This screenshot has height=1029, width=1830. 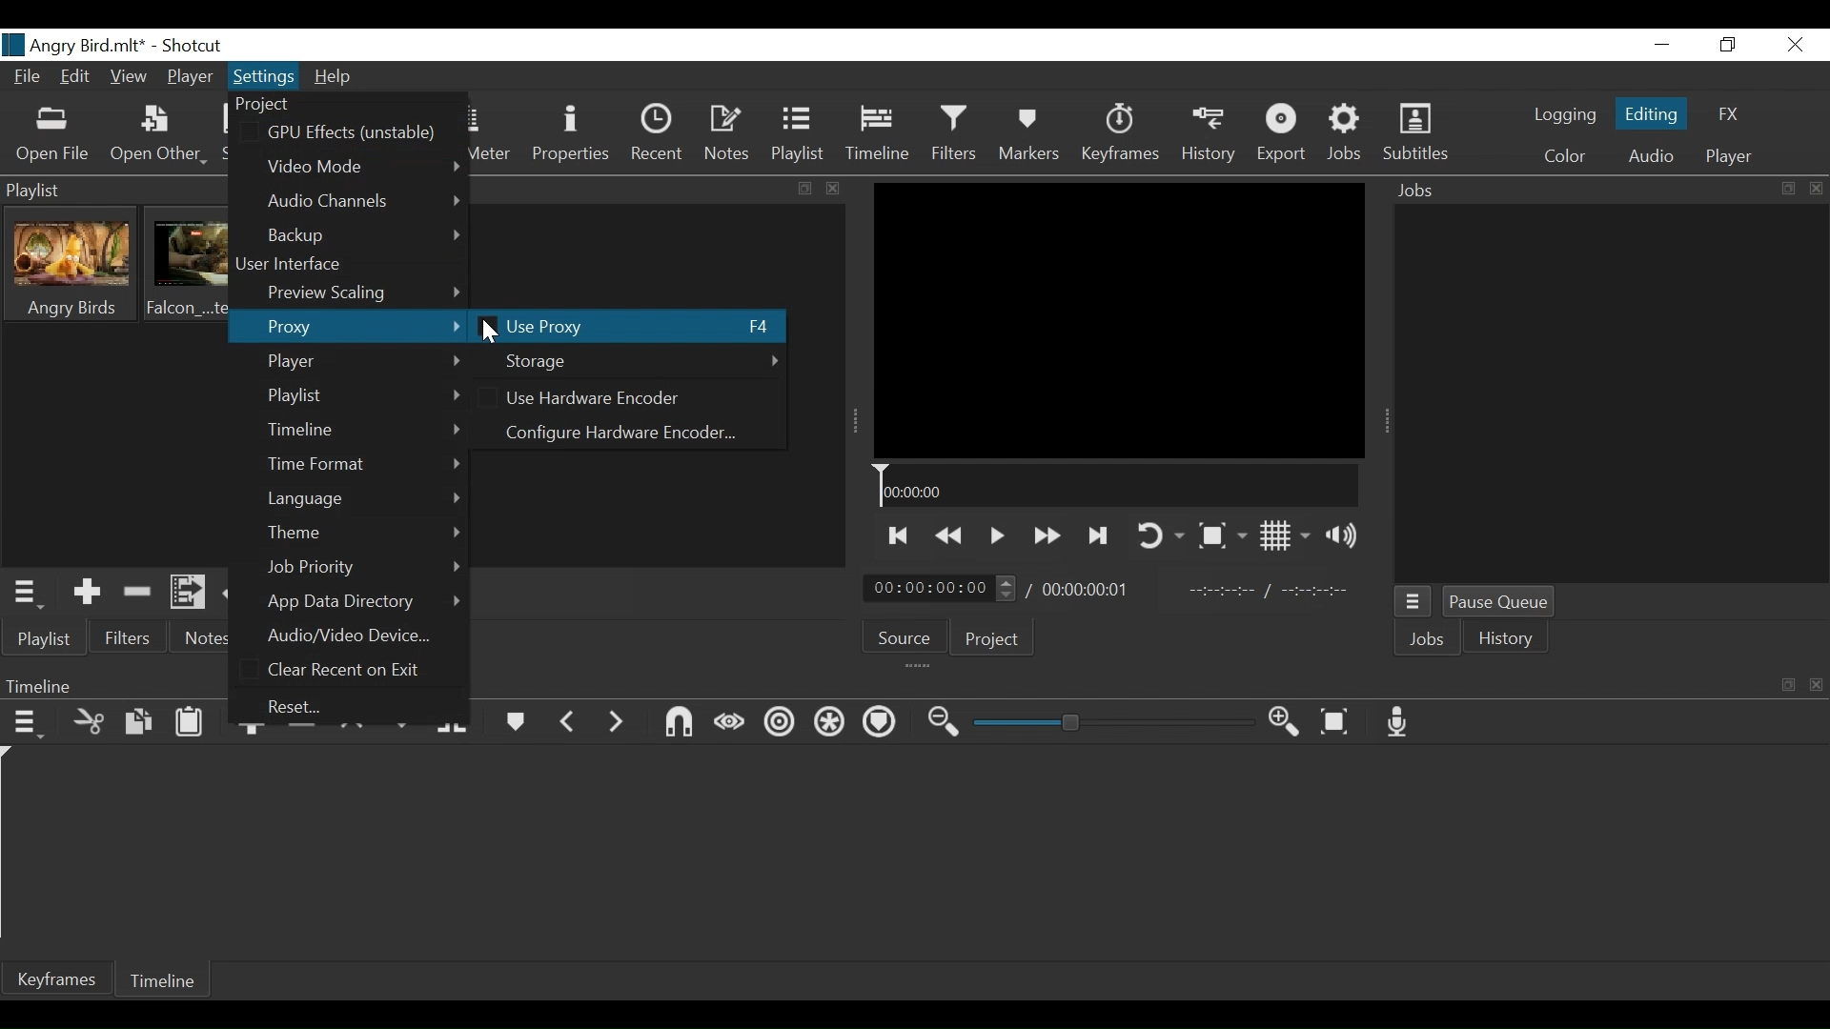 I want to click on Add the Source to the playlist, so click(x=85, y=592).